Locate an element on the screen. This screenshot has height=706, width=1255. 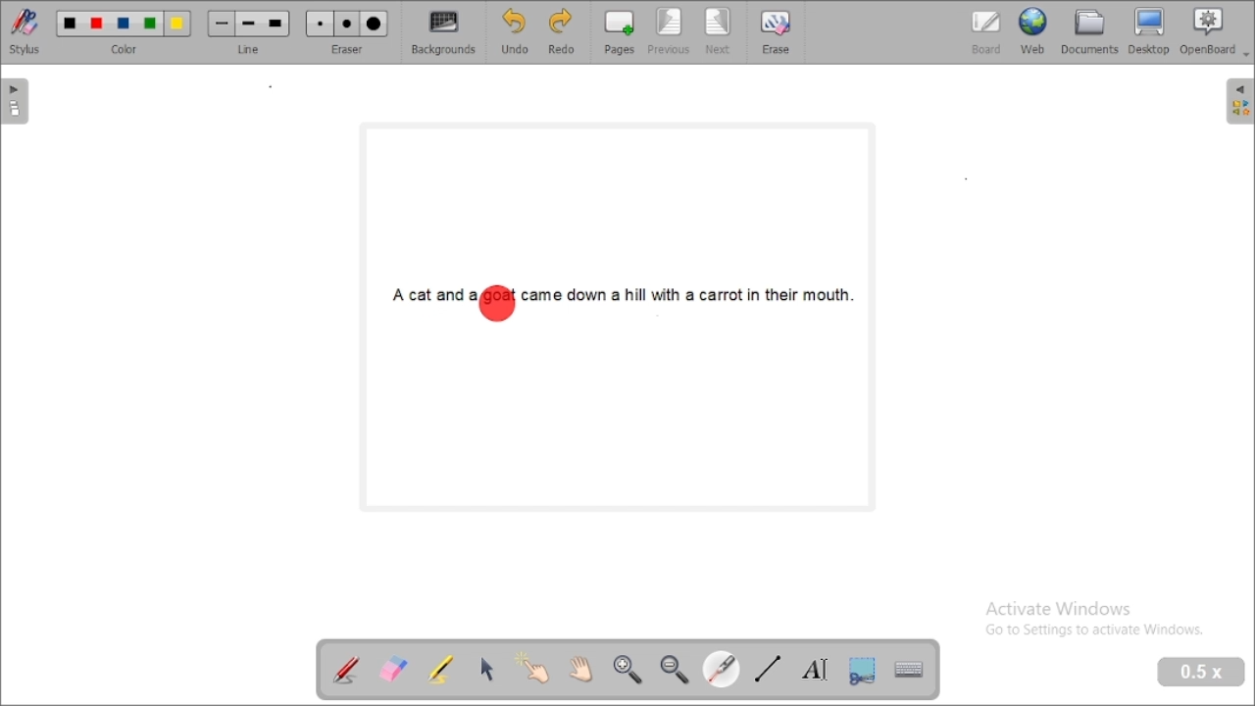
erase annotation is located at coordinates (394, 669).